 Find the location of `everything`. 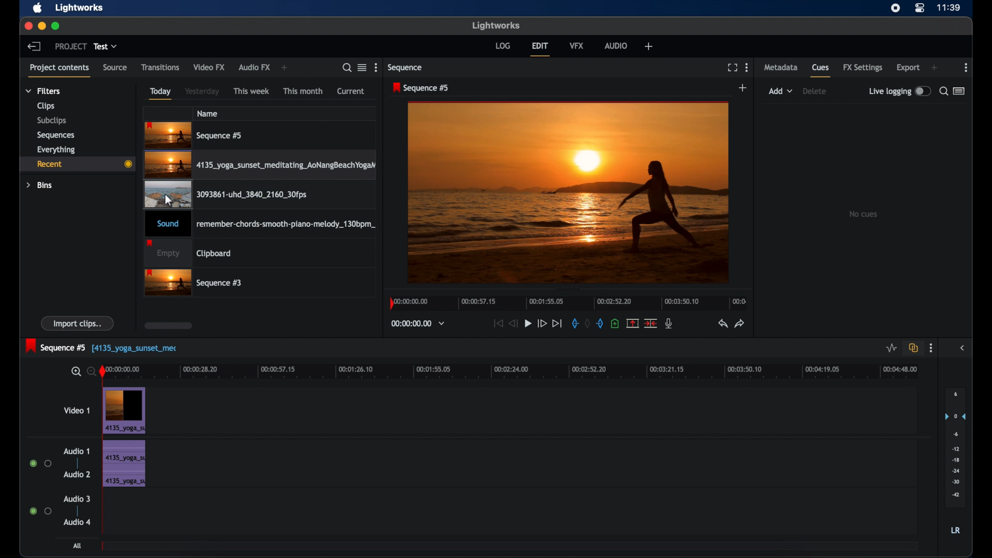

everything is located at coordinates (56, 150).